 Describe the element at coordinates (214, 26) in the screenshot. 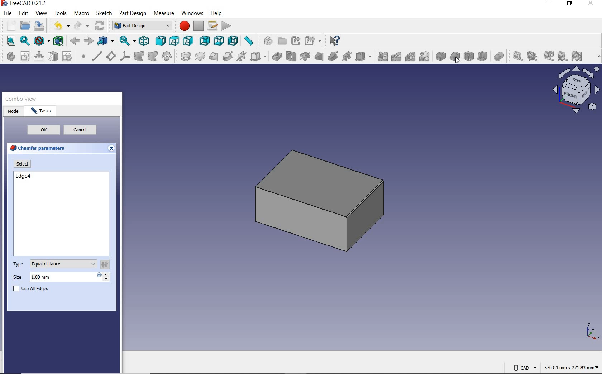

I see `macros` at that location.